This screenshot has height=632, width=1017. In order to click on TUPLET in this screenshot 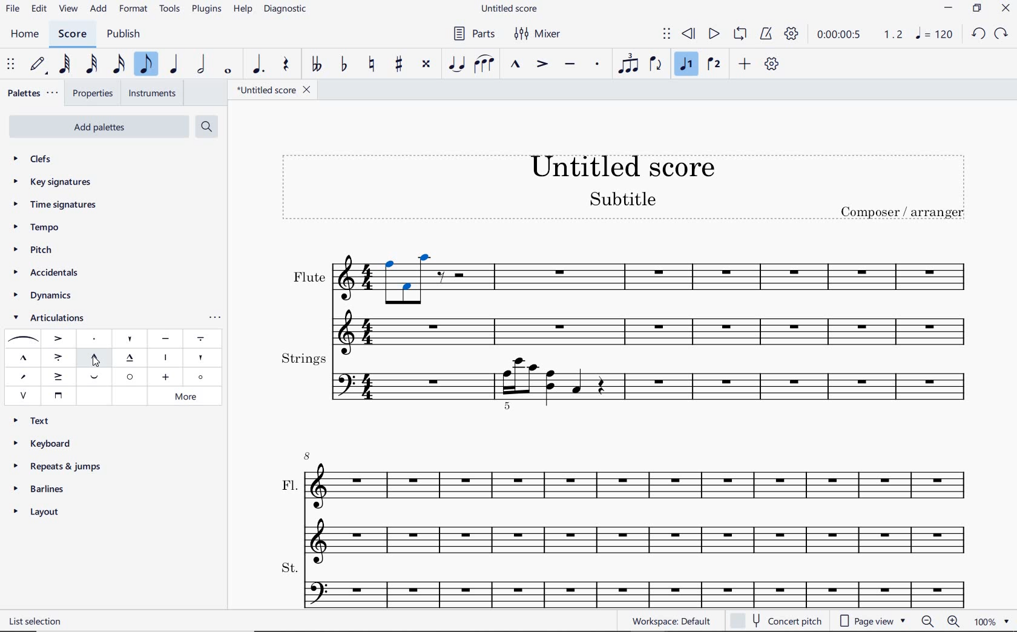, I will do `click(627, 63)`.